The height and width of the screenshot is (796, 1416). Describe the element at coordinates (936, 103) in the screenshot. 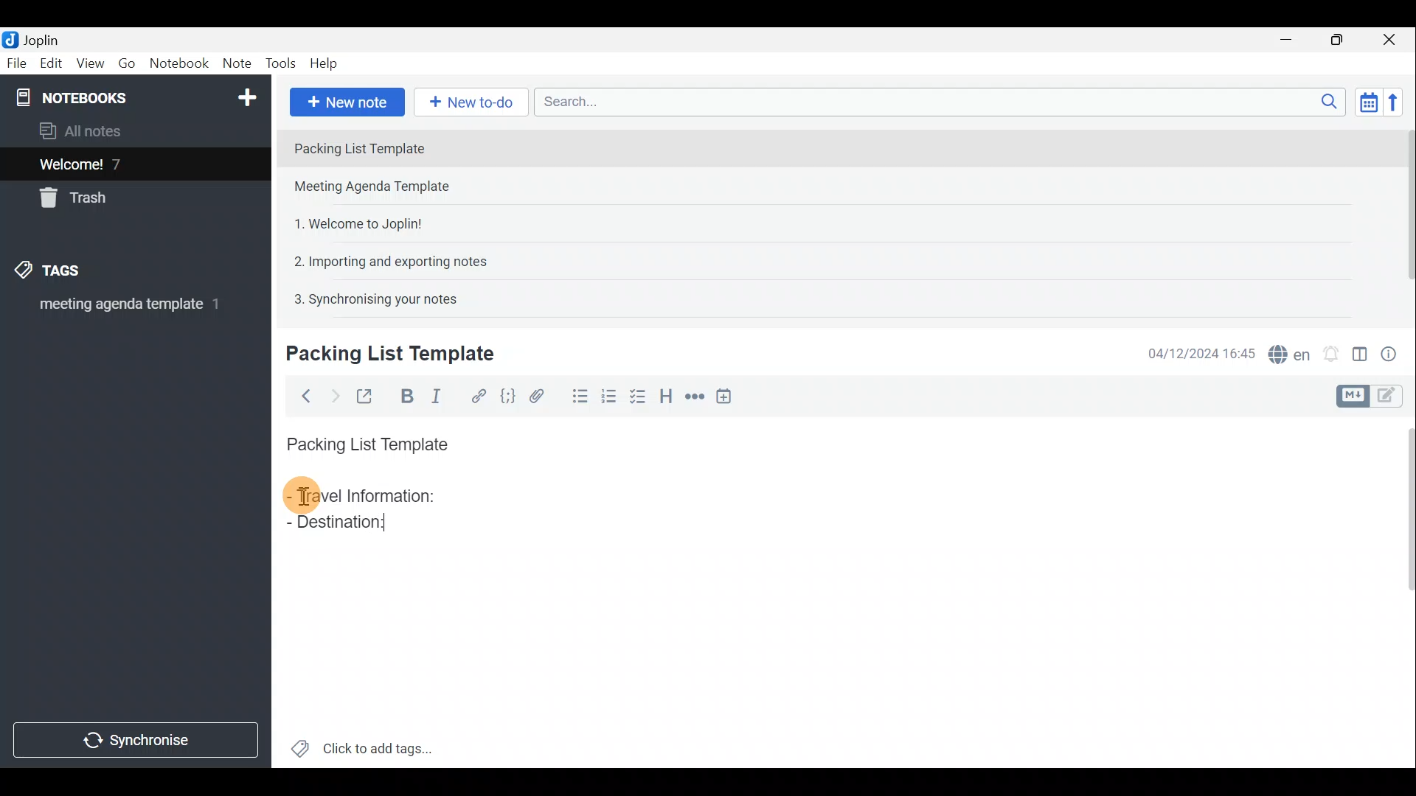

I see `Search bar` at that location.